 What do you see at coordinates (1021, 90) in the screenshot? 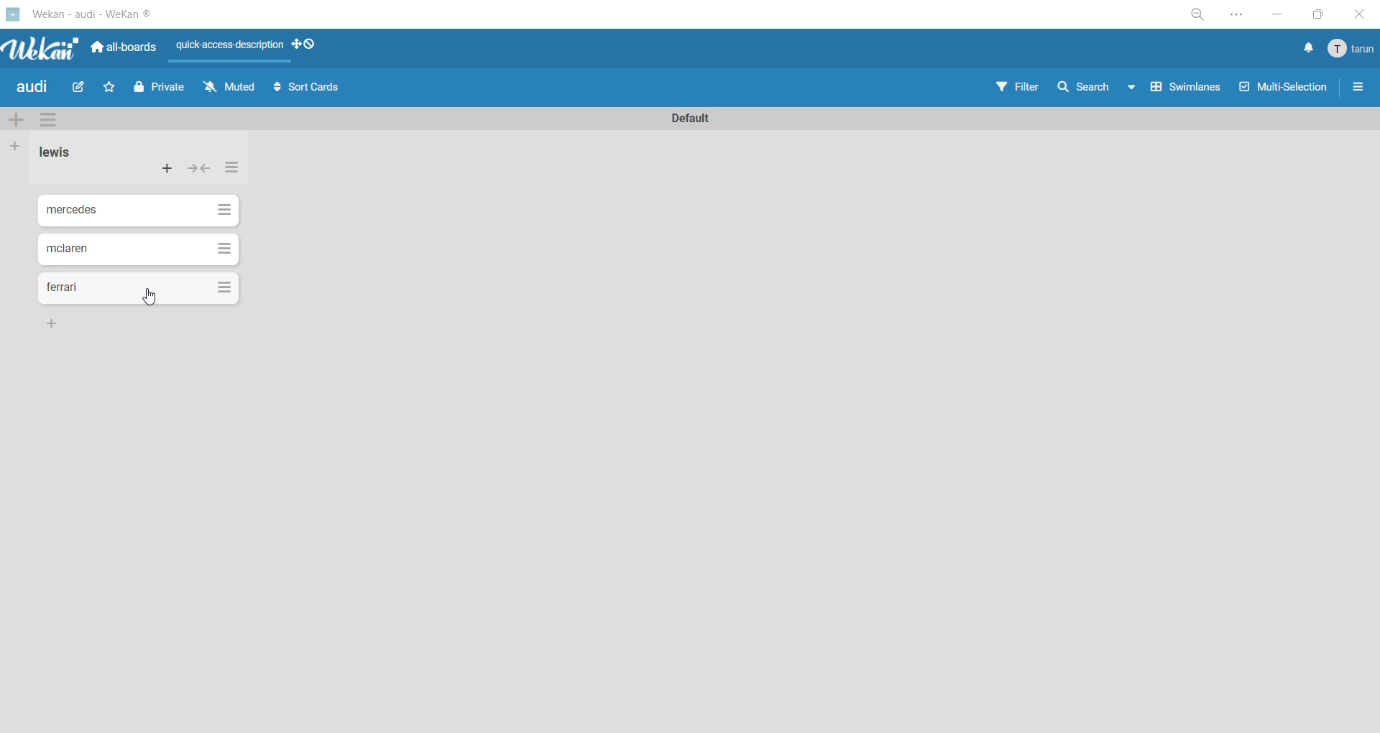
I see `filter` at bounding box center [1021, 90].